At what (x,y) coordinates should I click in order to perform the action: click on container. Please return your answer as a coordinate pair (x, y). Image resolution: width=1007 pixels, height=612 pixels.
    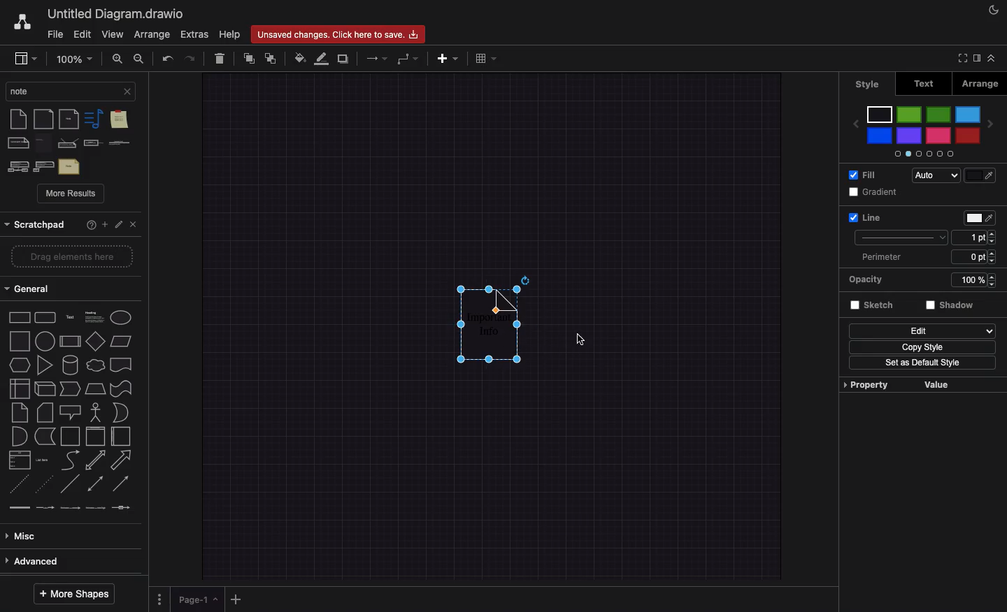
    Looking at the image, I should click on (70, 436).